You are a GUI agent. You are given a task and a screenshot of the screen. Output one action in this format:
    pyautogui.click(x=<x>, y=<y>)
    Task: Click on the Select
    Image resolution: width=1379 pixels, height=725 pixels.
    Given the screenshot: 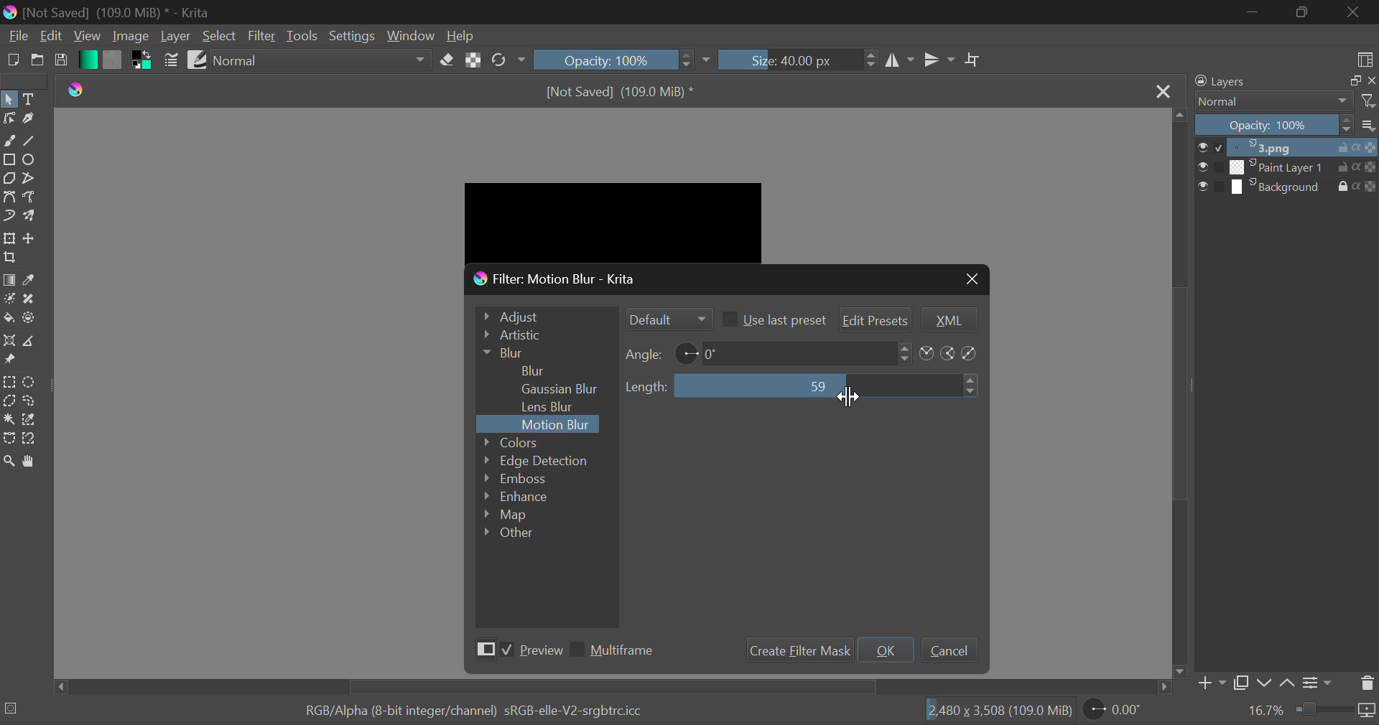 What is the action you would take?
    pyautogui.click(x=9, y=98)
    